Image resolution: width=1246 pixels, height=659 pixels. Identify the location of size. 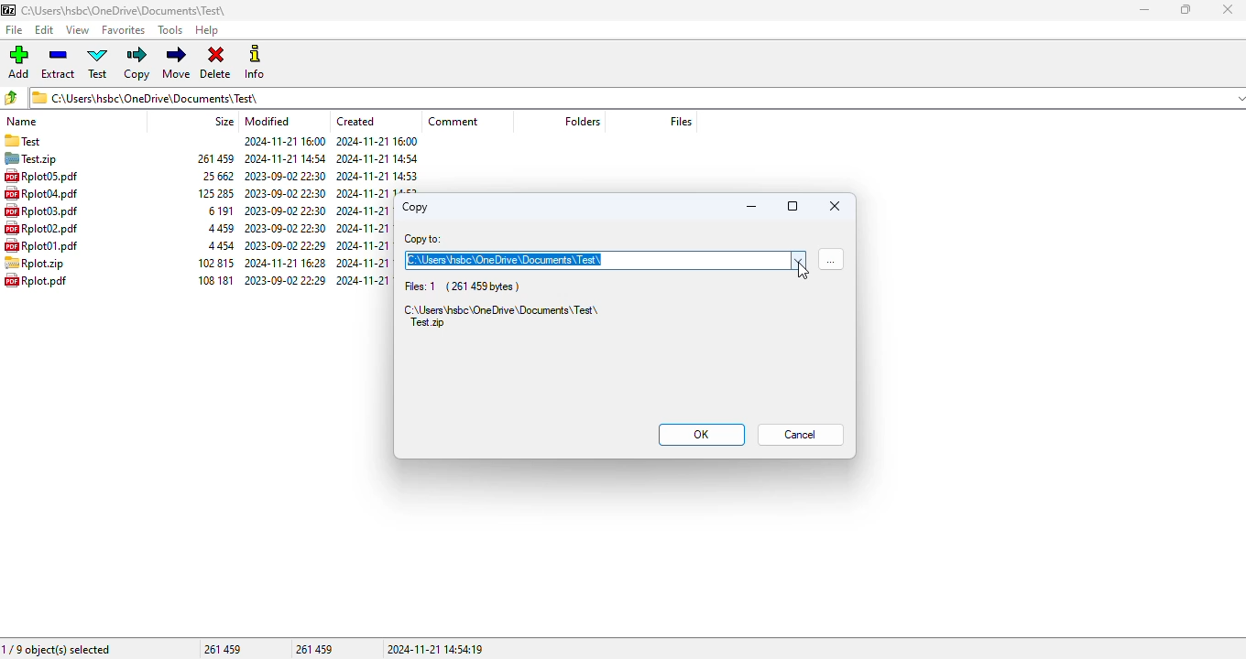
(216, 263).